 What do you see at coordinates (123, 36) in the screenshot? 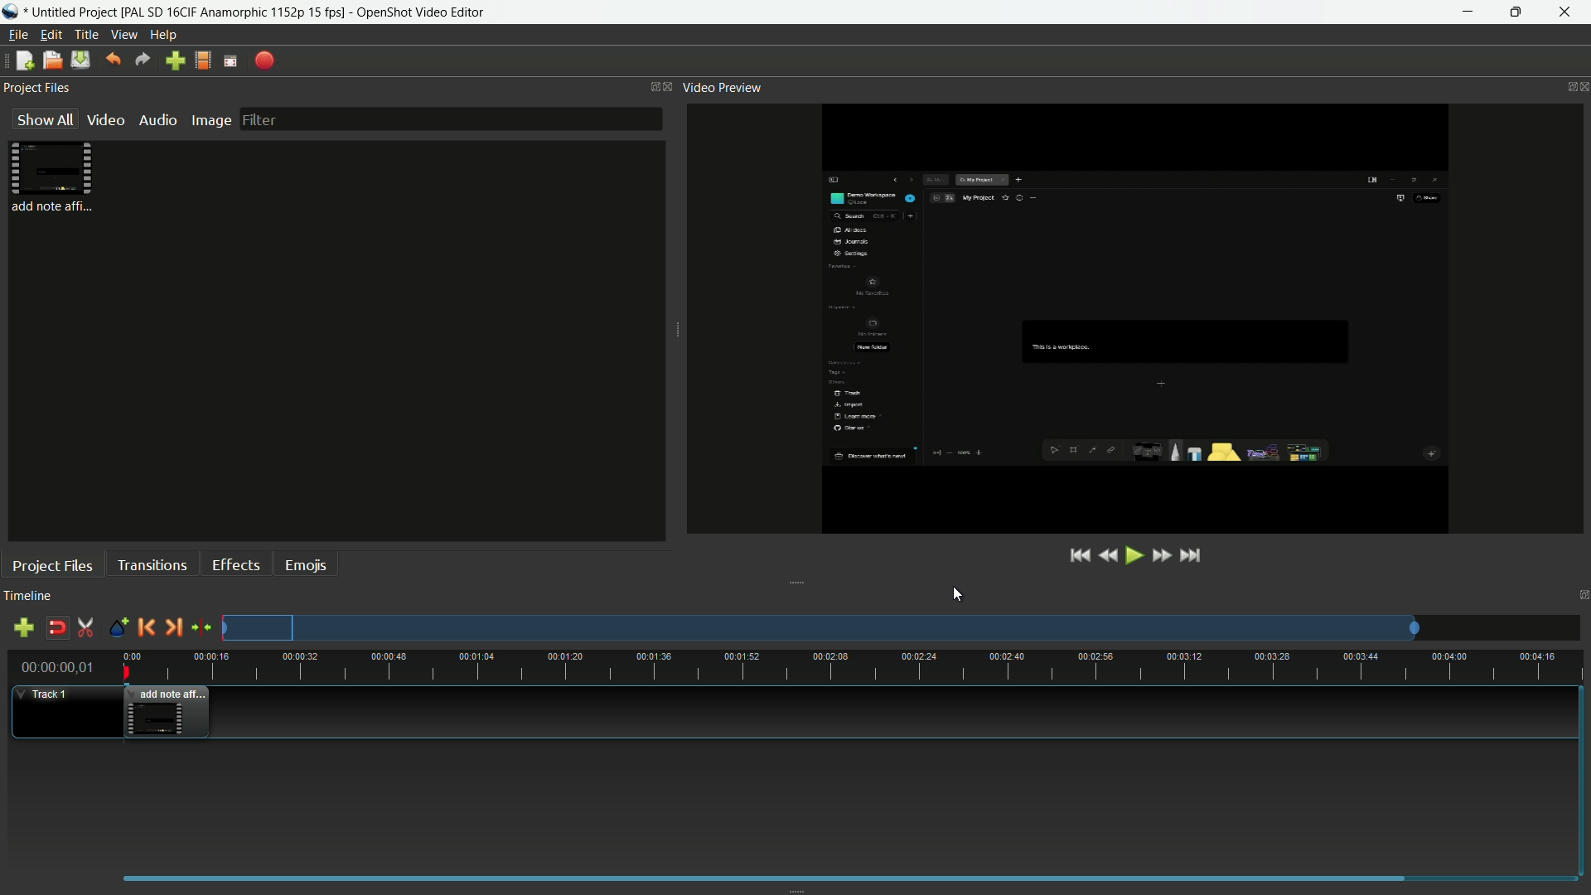
I see `view menu` at bounding box center [123, 36].